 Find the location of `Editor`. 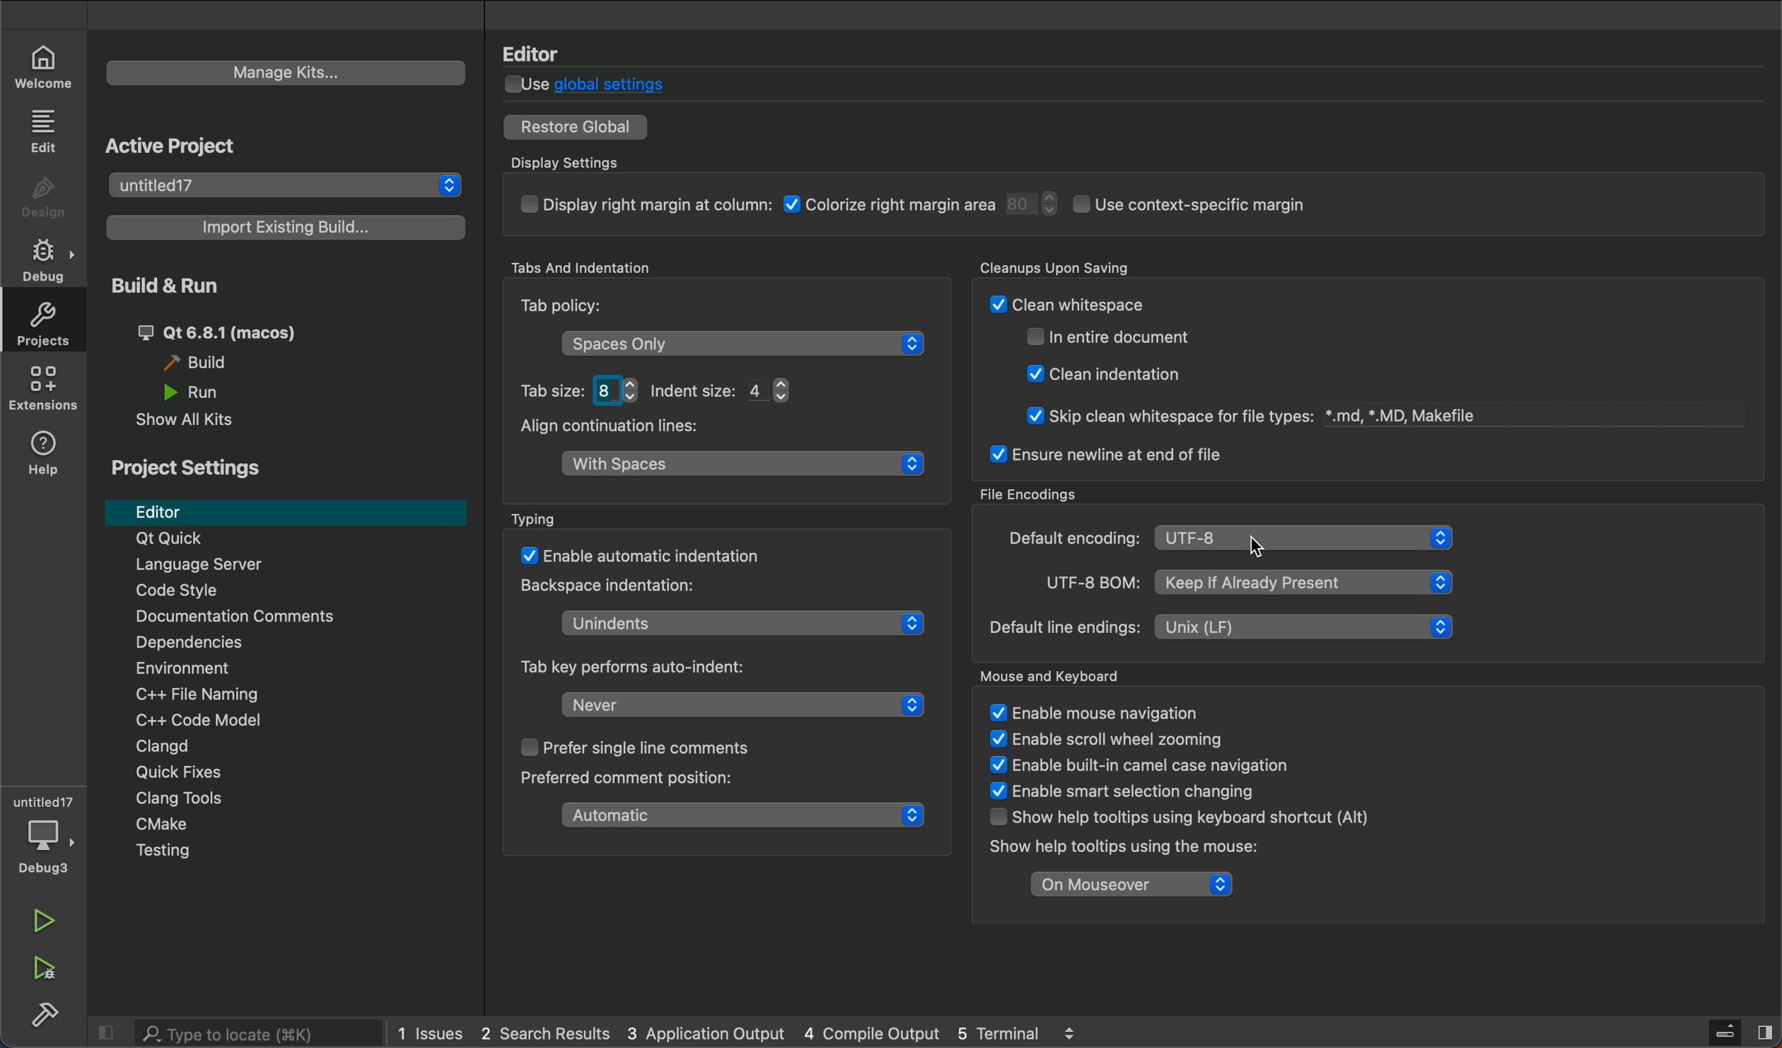

Editor is located at coordinates (541, 49).